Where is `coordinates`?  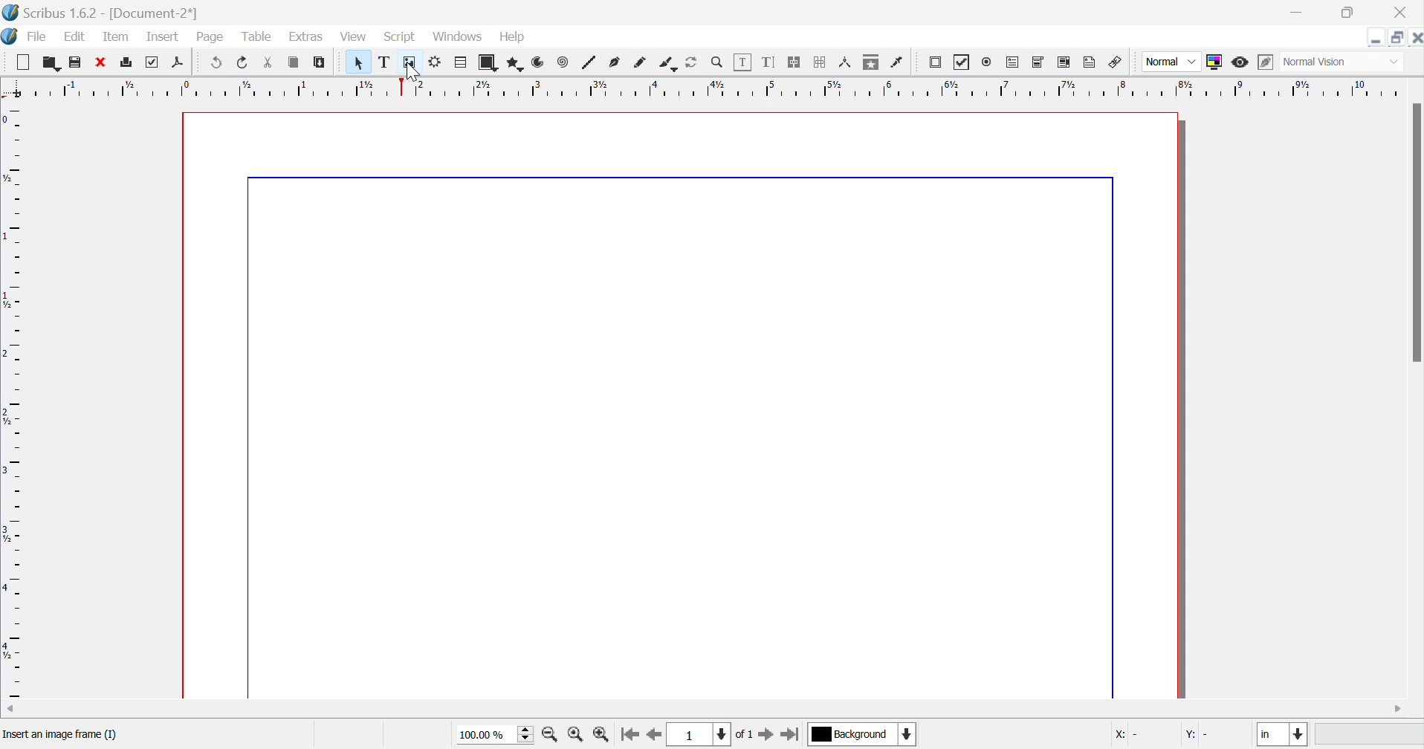
coordinates is located at coordinates (1164, 735).